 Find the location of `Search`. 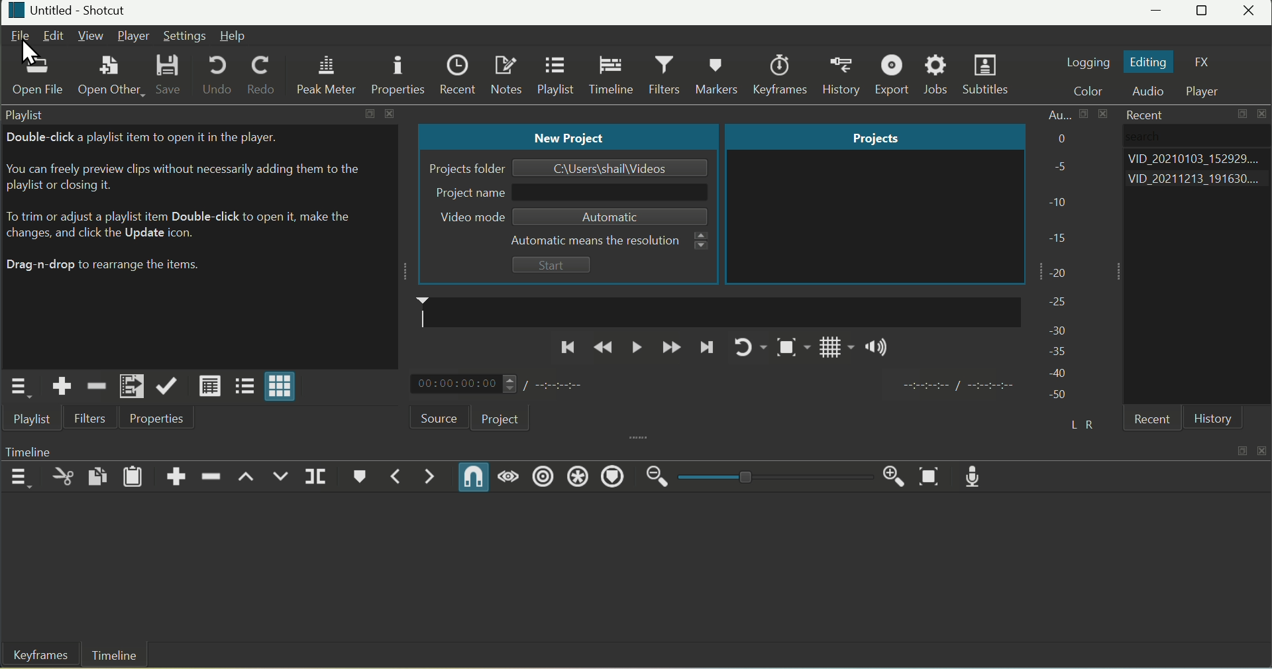

Search is located at coordinates (1163, 138).